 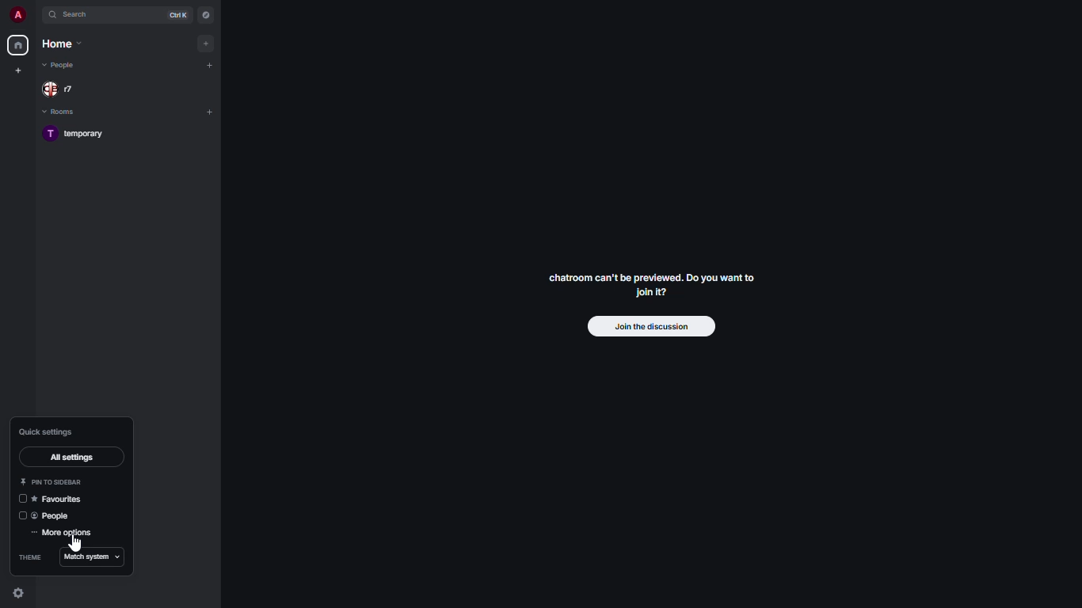 I want to click on home, so click(x=20, y=45).